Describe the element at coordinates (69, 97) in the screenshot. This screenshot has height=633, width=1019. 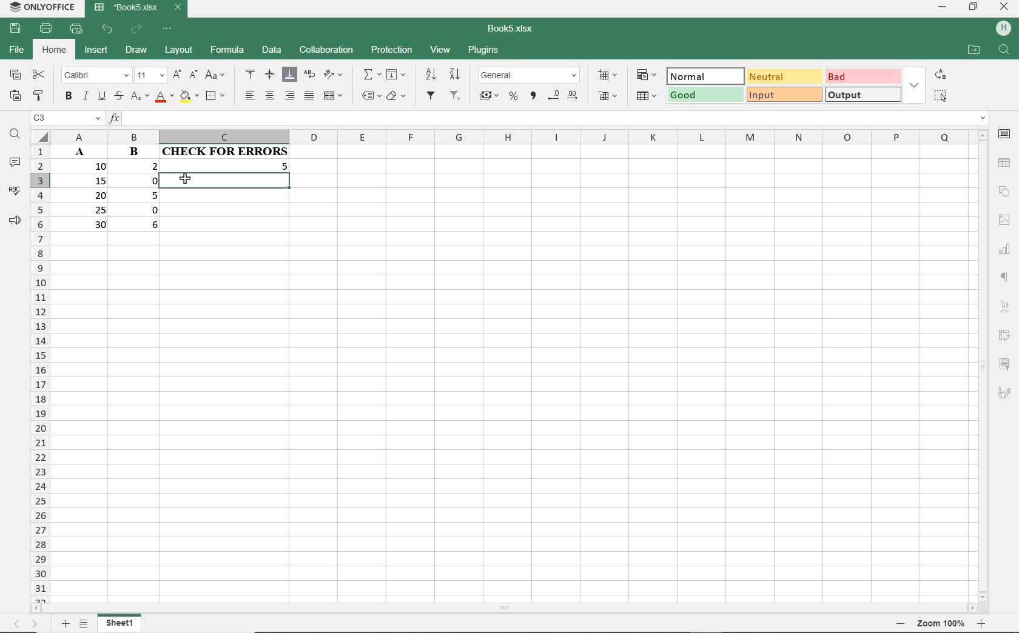
I see `BOLD` at that location.